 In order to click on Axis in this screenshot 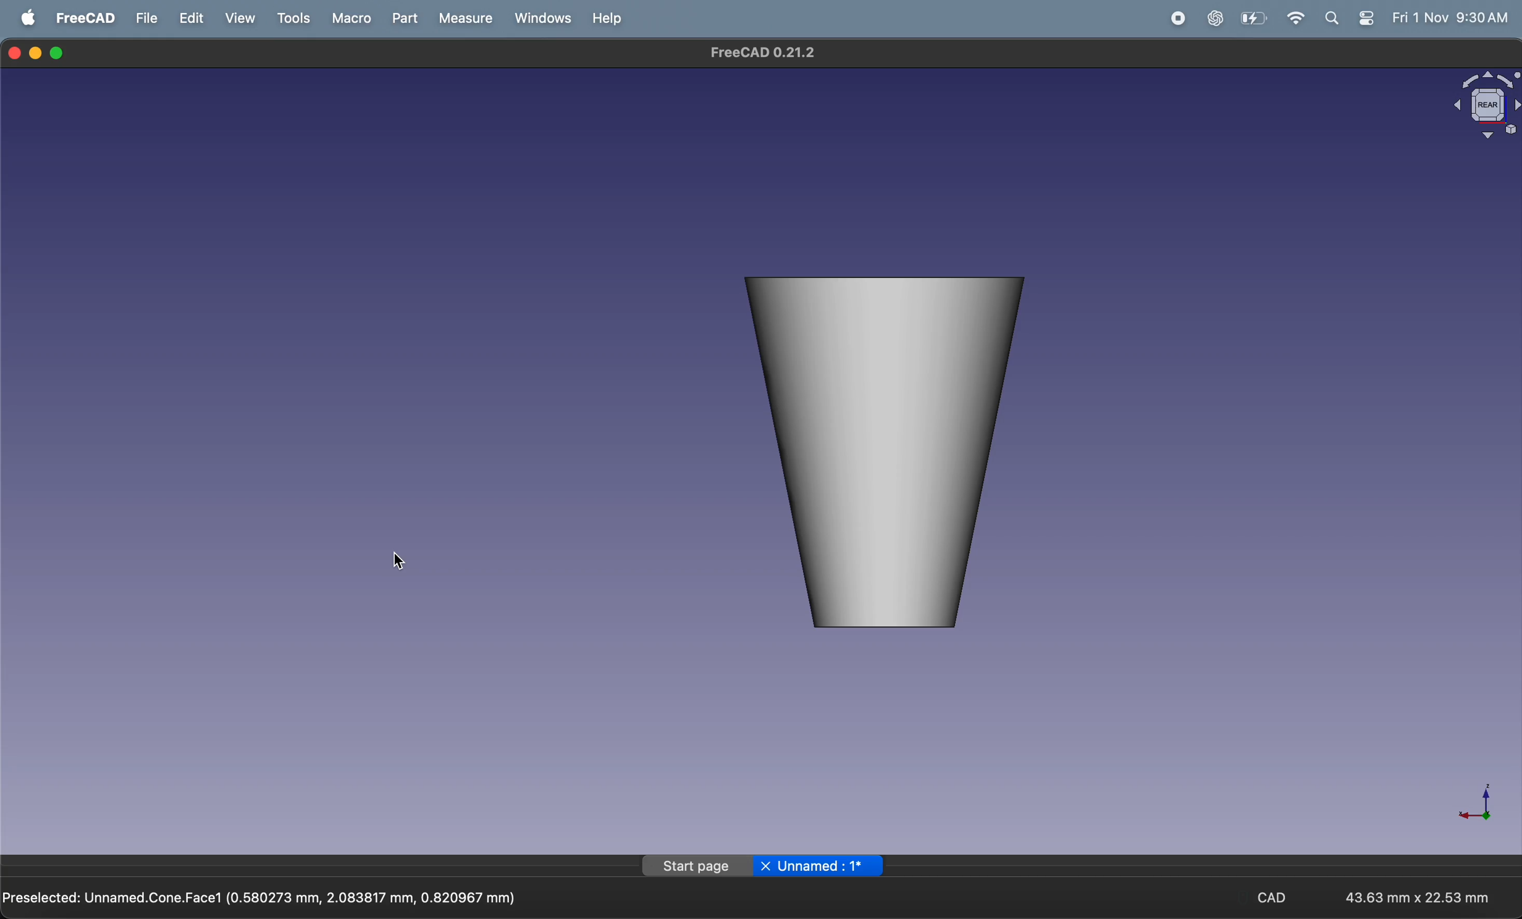, I will do `click(1487, 797)`.